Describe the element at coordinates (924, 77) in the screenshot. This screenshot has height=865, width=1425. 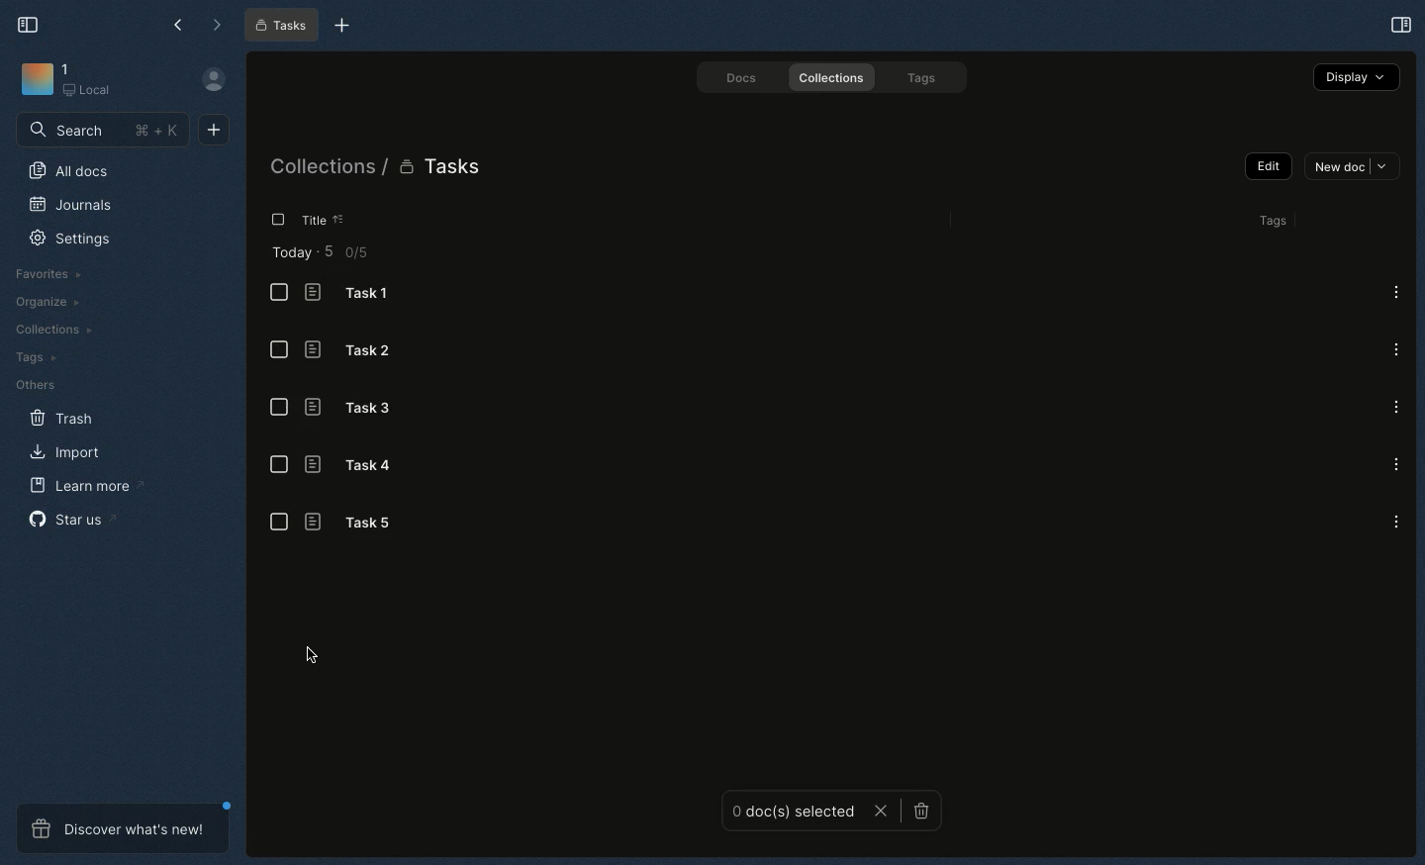
I see `Tags` at that location.